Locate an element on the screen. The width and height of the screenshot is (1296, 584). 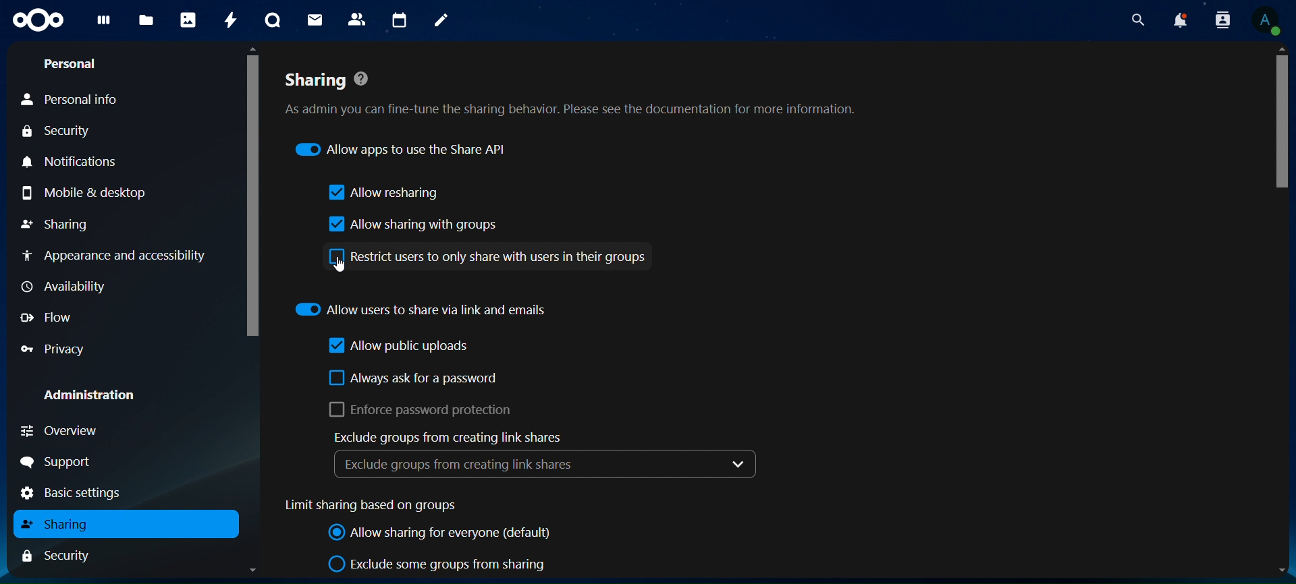
privacy is located at coordinates (53, 350).